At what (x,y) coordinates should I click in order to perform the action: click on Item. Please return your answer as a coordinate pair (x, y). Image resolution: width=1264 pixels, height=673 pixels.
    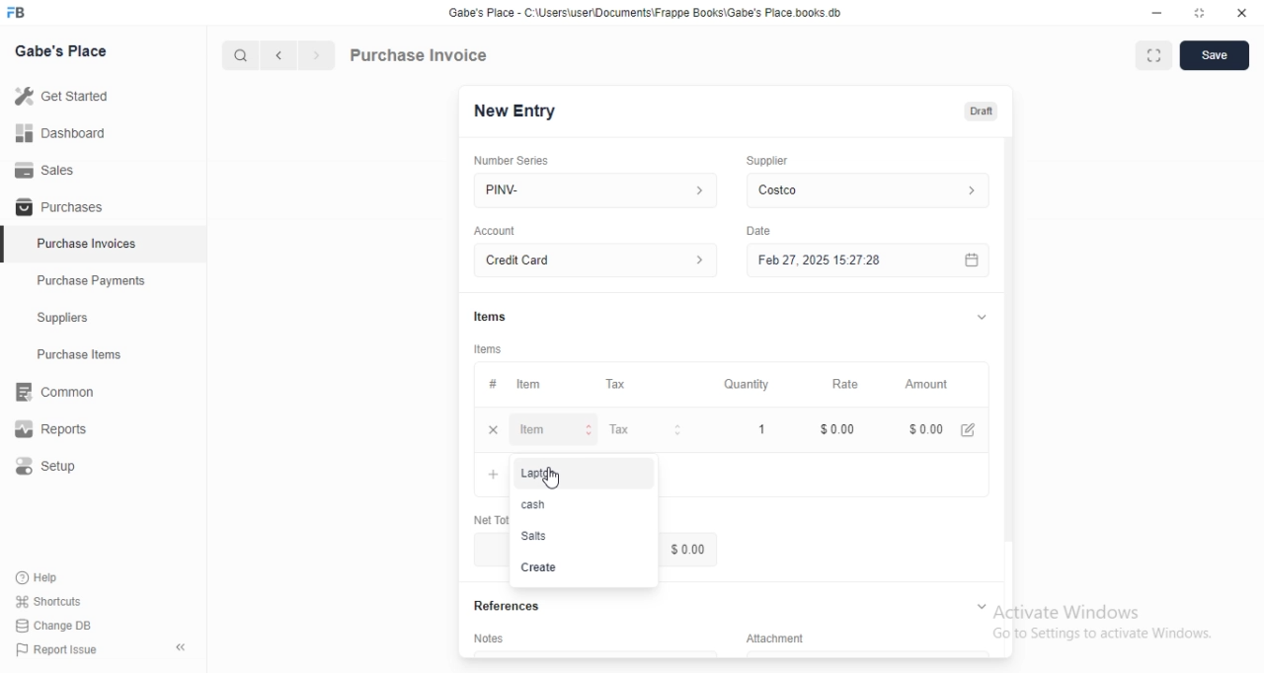
    Looking at the image, I should click on (552, 429).